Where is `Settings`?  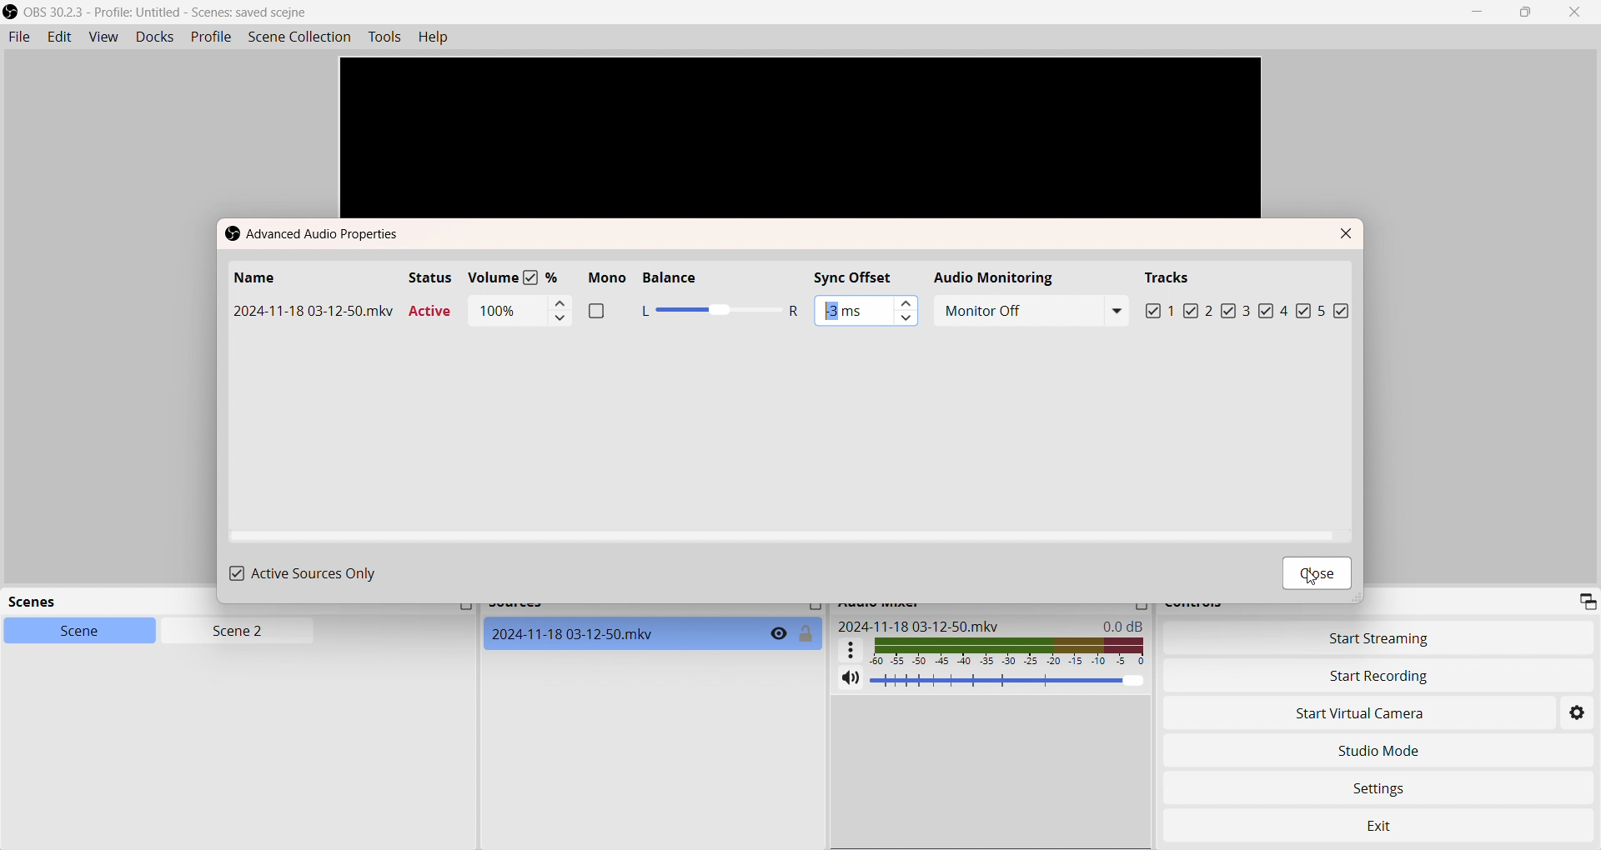
Settings is located at coordinates (1389, 785).